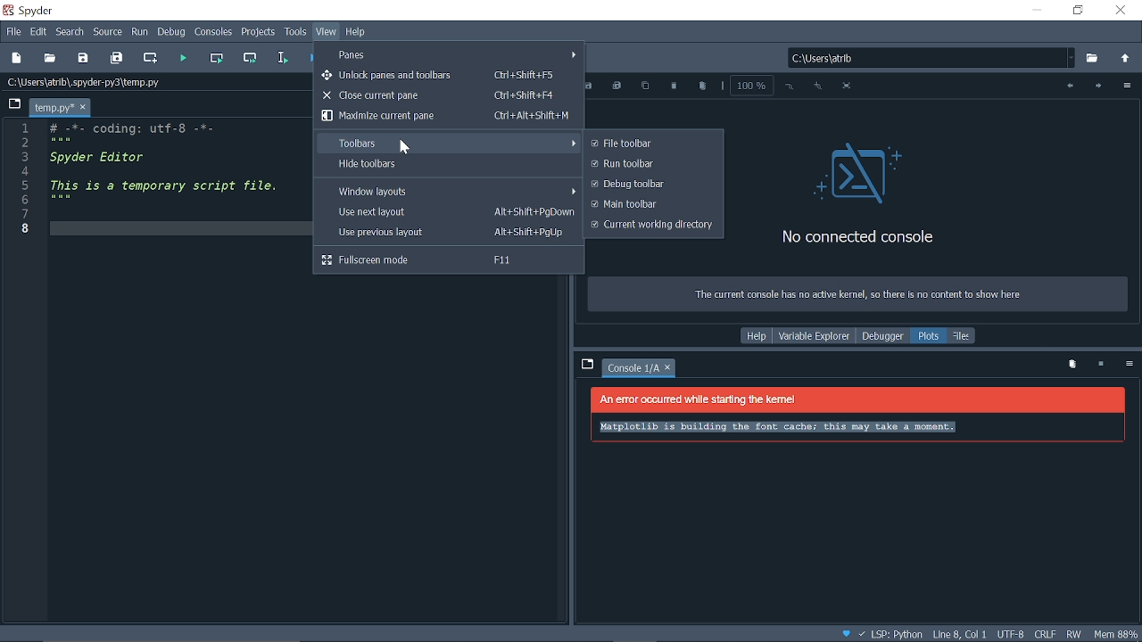 The height and width of the screenshot is (642, 1142). I want to click on Debugger, so click(881, 336).